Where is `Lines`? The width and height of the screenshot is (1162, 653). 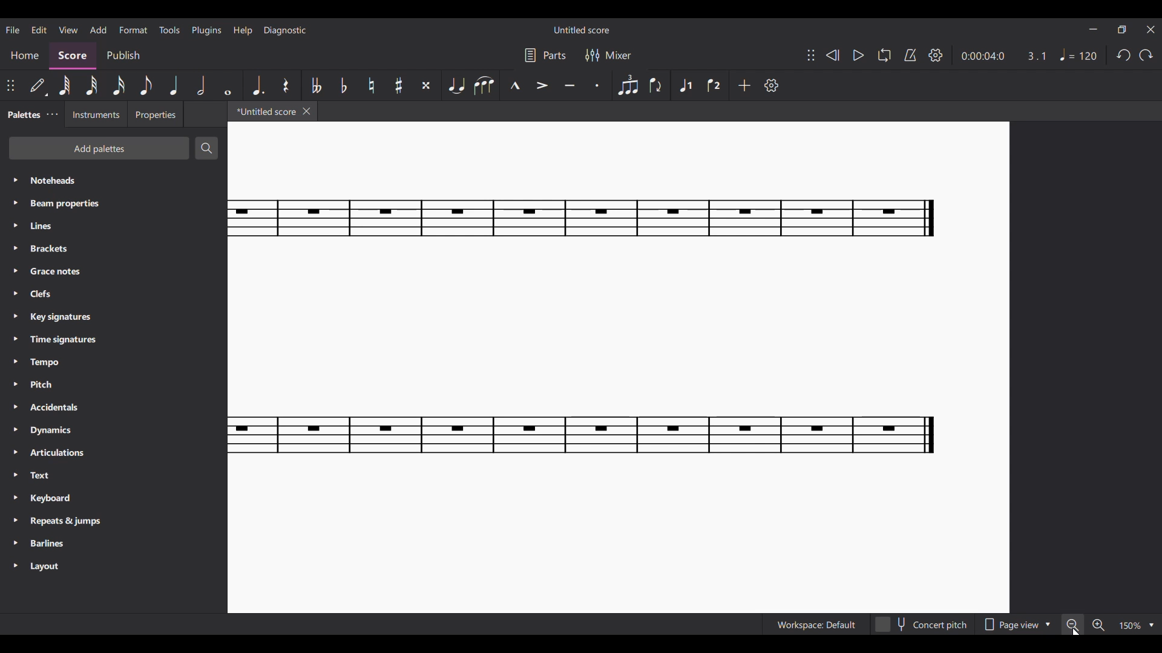 Lines is located at coordinates (113, 226).